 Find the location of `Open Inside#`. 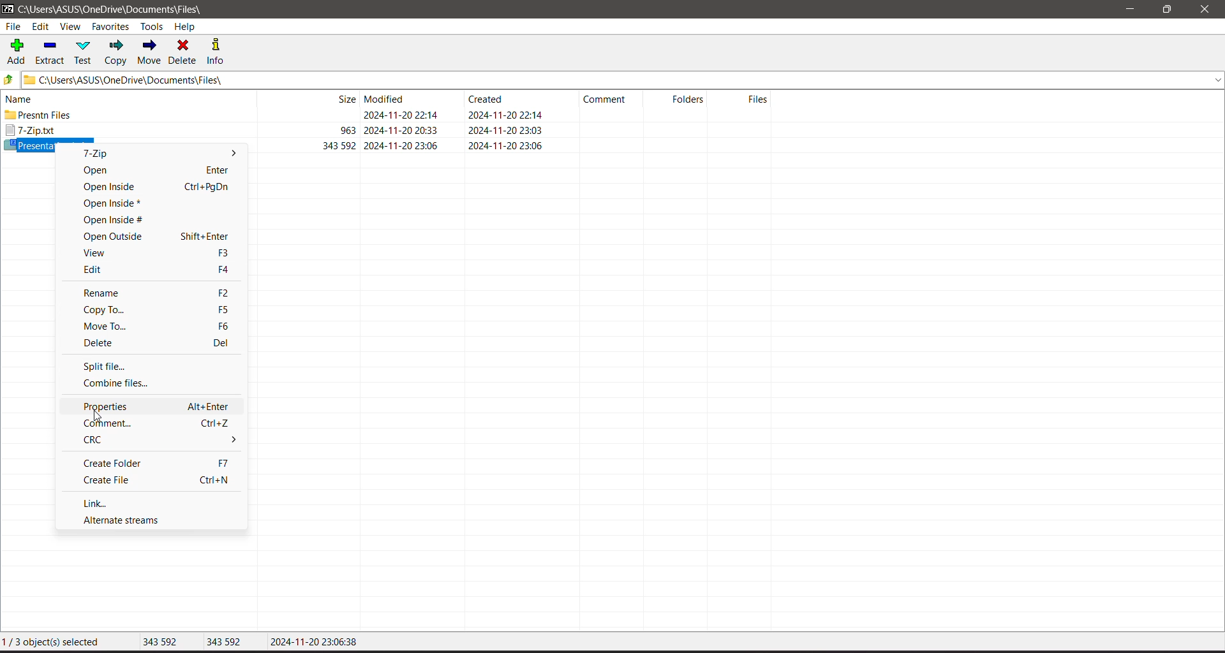

Open Inside# is located at coordinates (116, 219).